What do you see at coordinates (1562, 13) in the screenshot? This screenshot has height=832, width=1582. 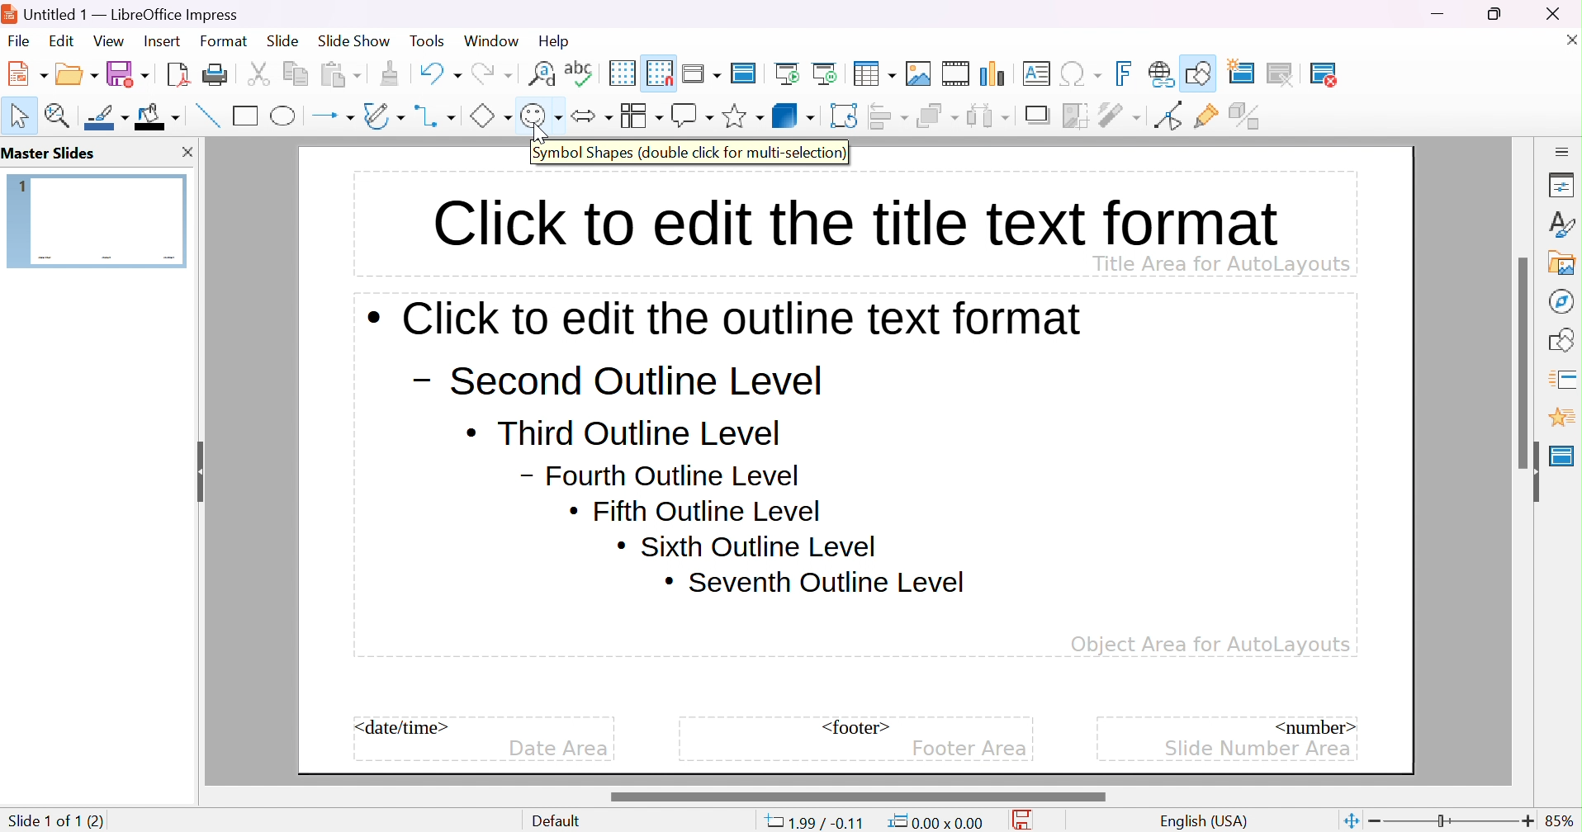 I see `close` at bounding box center [1562, 13].